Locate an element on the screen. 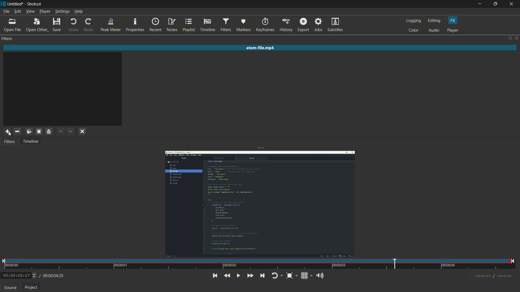  move filter down is located at coordinates (71, 131).